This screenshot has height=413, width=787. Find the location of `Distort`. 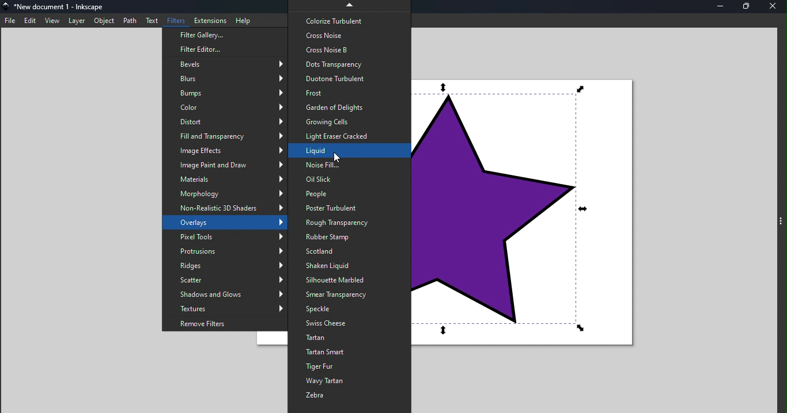

Distort is located at coordinates (227, 123).